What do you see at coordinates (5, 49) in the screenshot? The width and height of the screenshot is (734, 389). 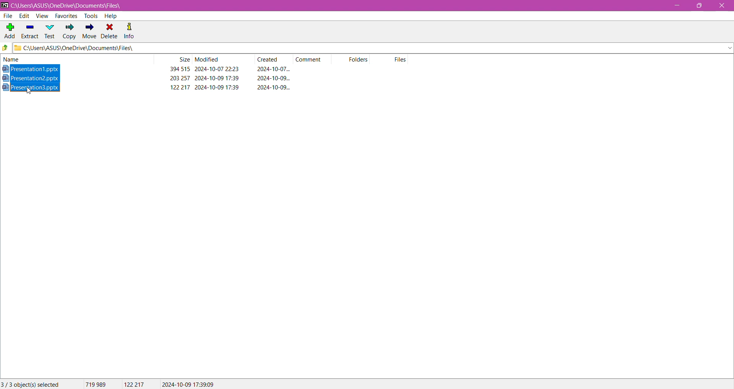 I see `Move back one step` at bounding box center [5, 49].